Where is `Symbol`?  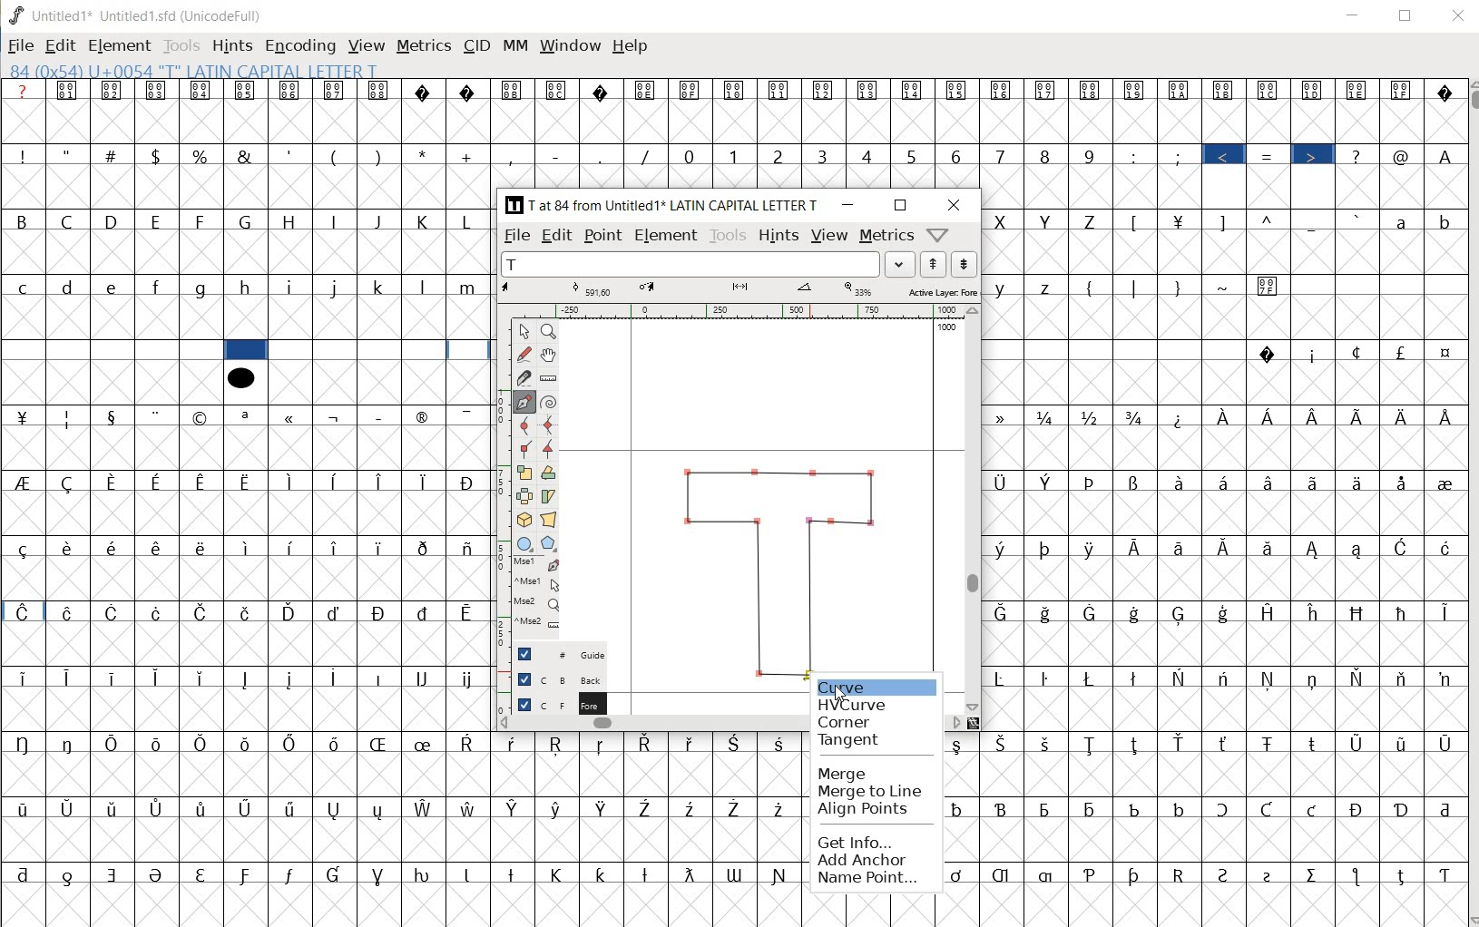
Symbol is located at coordinates (115, 676).